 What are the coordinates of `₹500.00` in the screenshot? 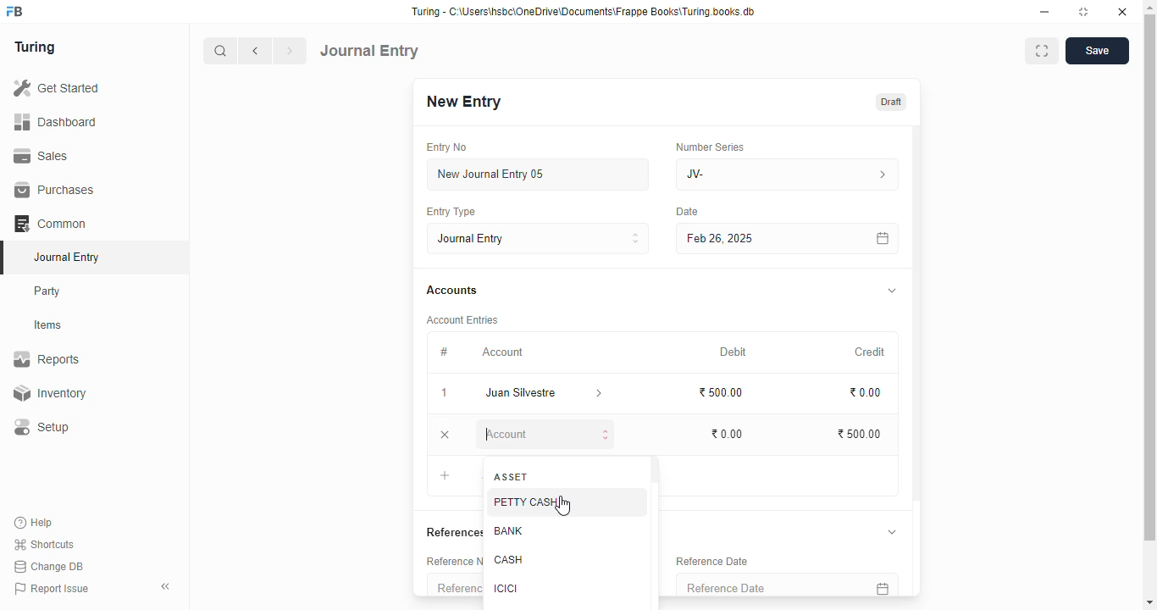 It's located at (721, 392).